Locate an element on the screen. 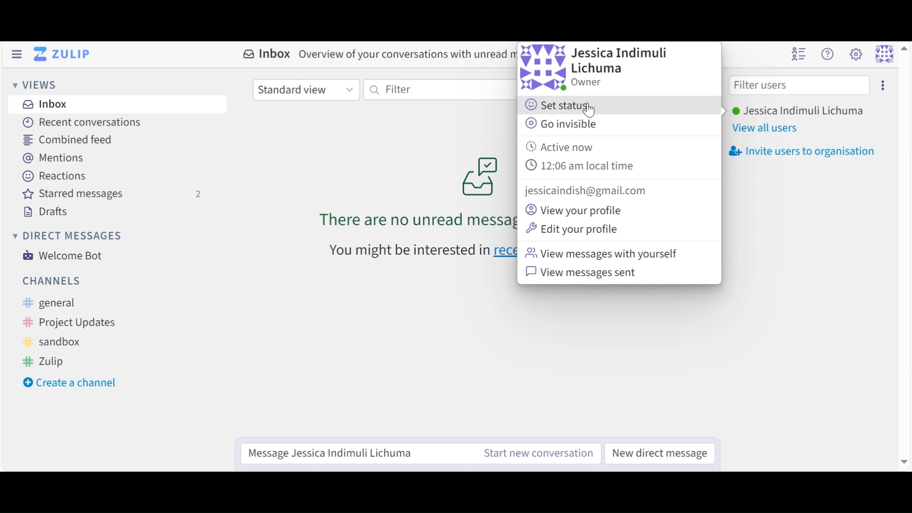 Image resolution: width=912 pixels, height=513 pixels. Start a conversation is located at coordinates (534, 453).